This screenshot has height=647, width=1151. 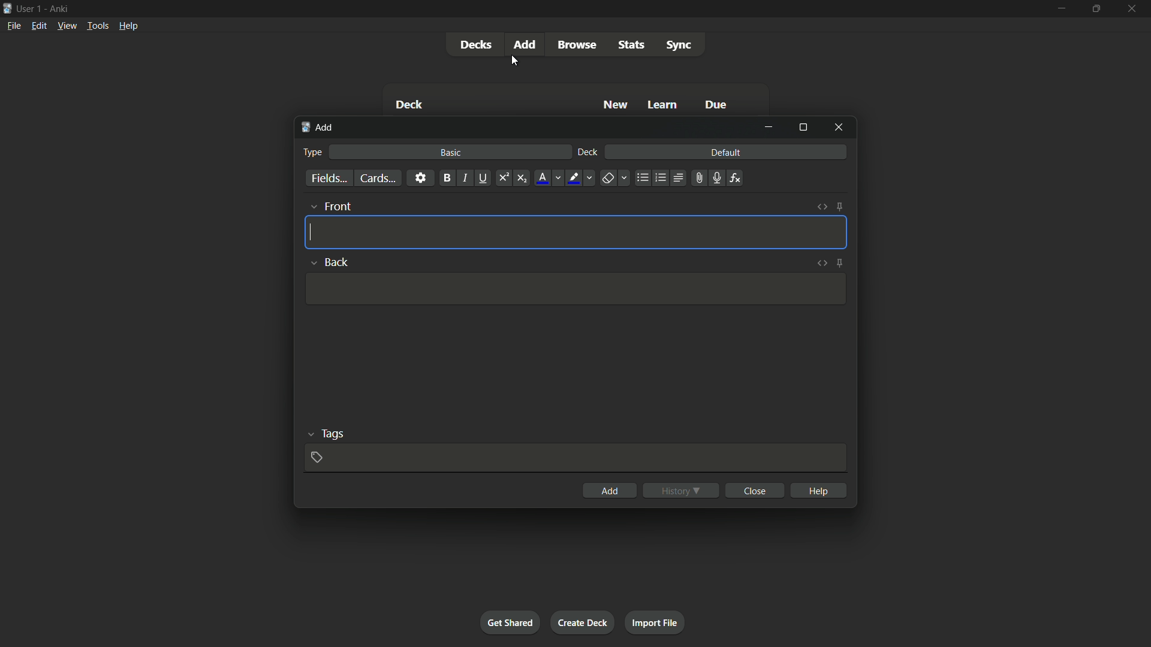 What do you see at coordinates (522, 179) in the screenshot?
I see `subscript` at bounding box center [522, 179].